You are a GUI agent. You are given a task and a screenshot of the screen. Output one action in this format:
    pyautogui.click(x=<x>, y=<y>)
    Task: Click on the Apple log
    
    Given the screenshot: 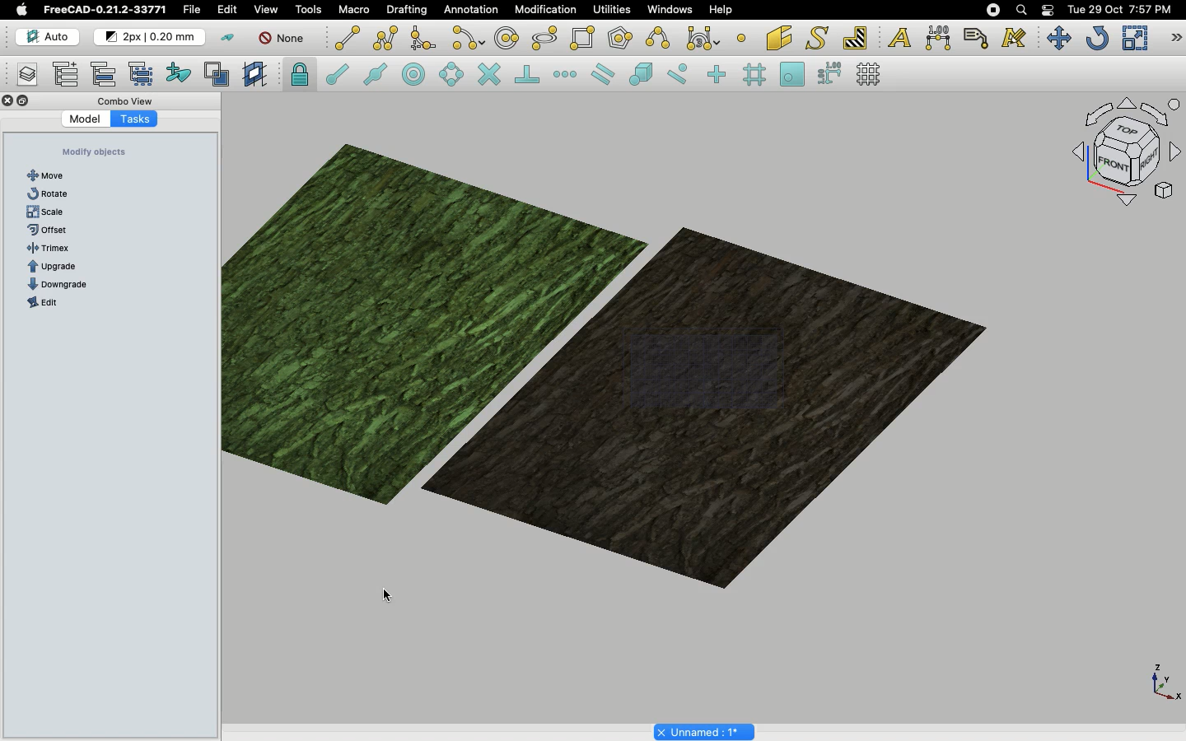 What is the action you would take?
    pyautogui.click(x=22, y=9)
    